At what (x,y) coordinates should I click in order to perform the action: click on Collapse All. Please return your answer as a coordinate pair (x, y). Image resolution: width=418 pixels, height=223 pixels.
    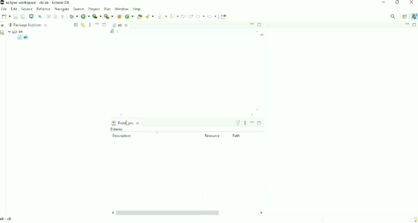
    Looking at the image, I should click on (75, 25).